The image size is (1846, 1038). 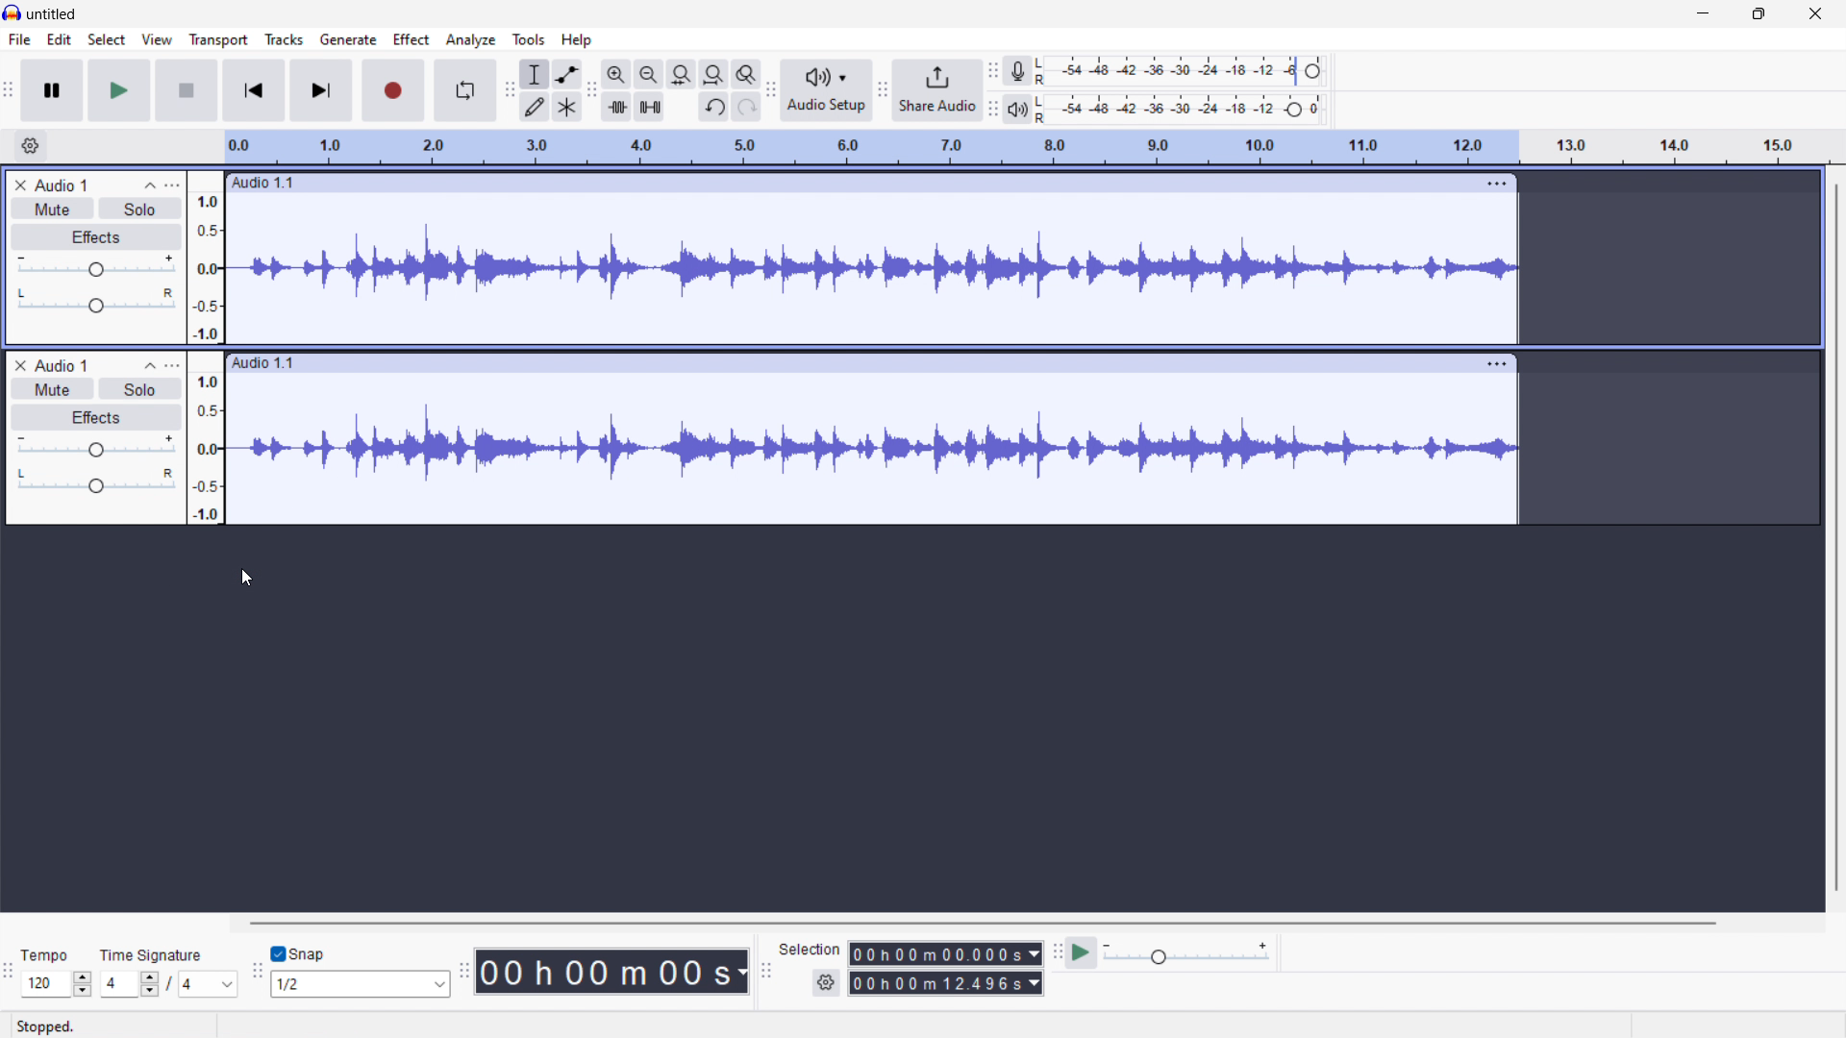 What do you see at coordinates (1487, 184) in the screenshot?
I see `track options` at bounding box center [1487, 184].